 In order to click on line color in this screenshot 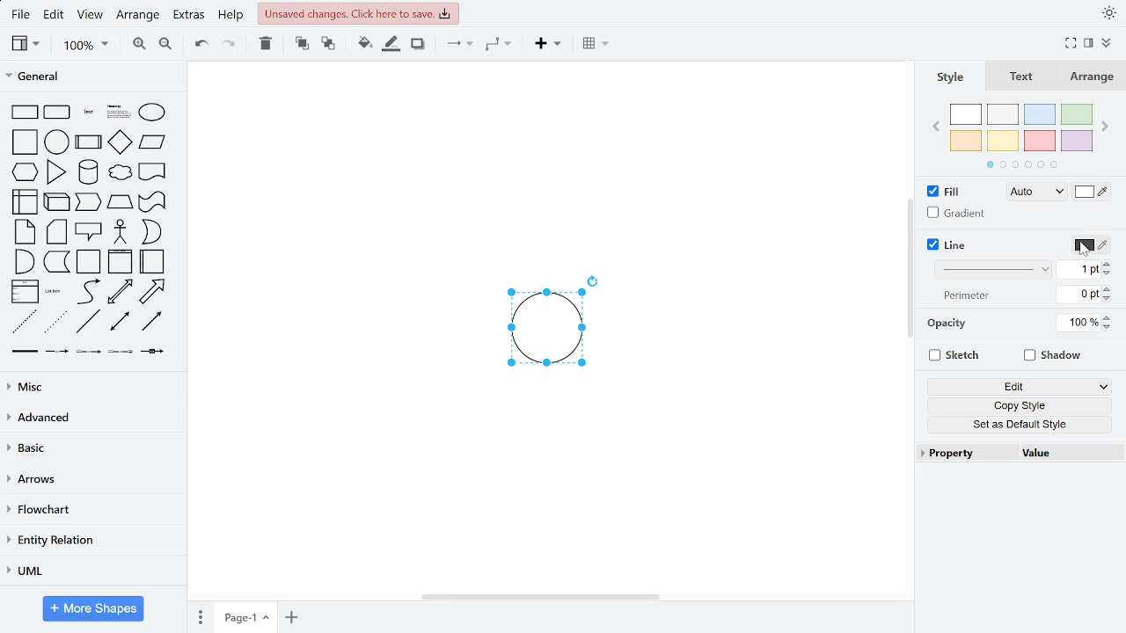, I will do `click(1092, 246)`.